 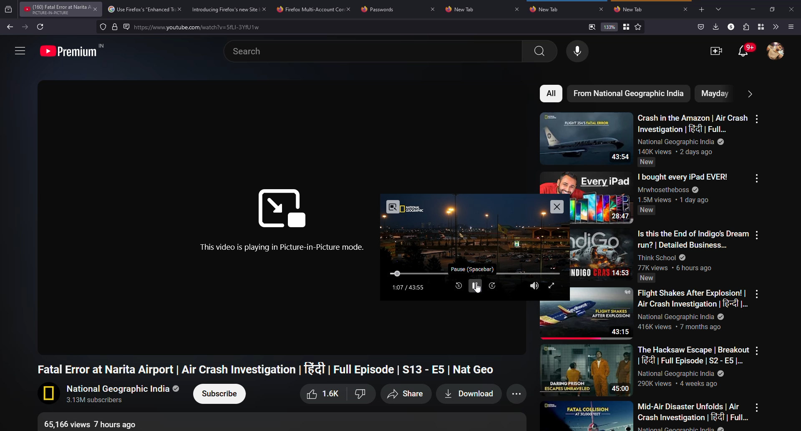 I want to click on search, so click(x=203, y=28).